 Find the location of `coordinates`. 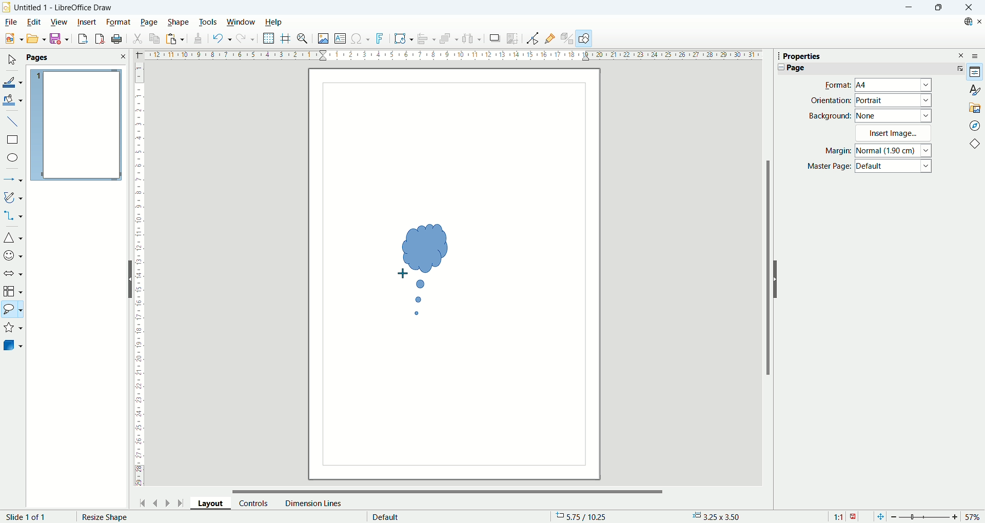

coordinates is located at coordinates (586, 517).